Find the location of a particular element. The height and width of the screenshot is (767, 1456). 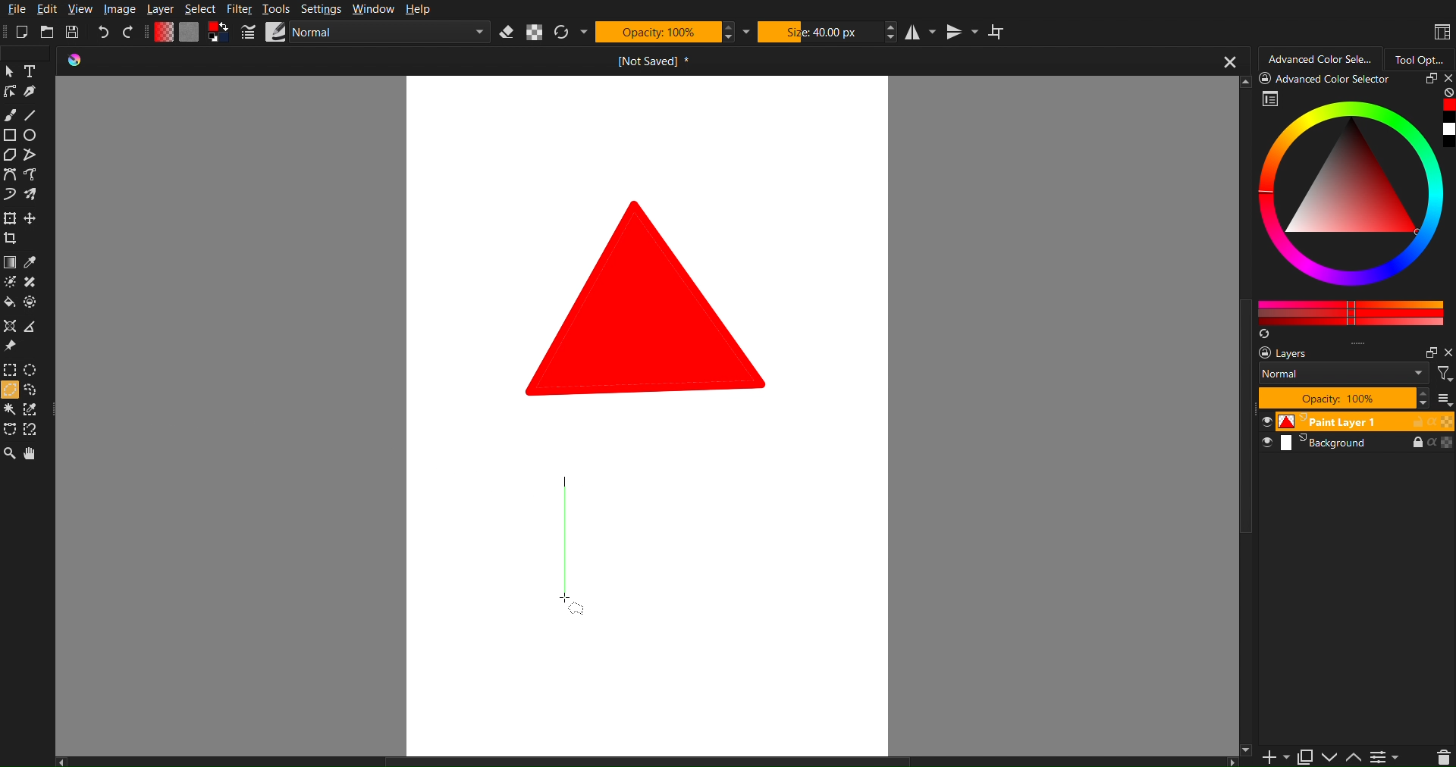

Layers is located at coordinates (1351, 396).